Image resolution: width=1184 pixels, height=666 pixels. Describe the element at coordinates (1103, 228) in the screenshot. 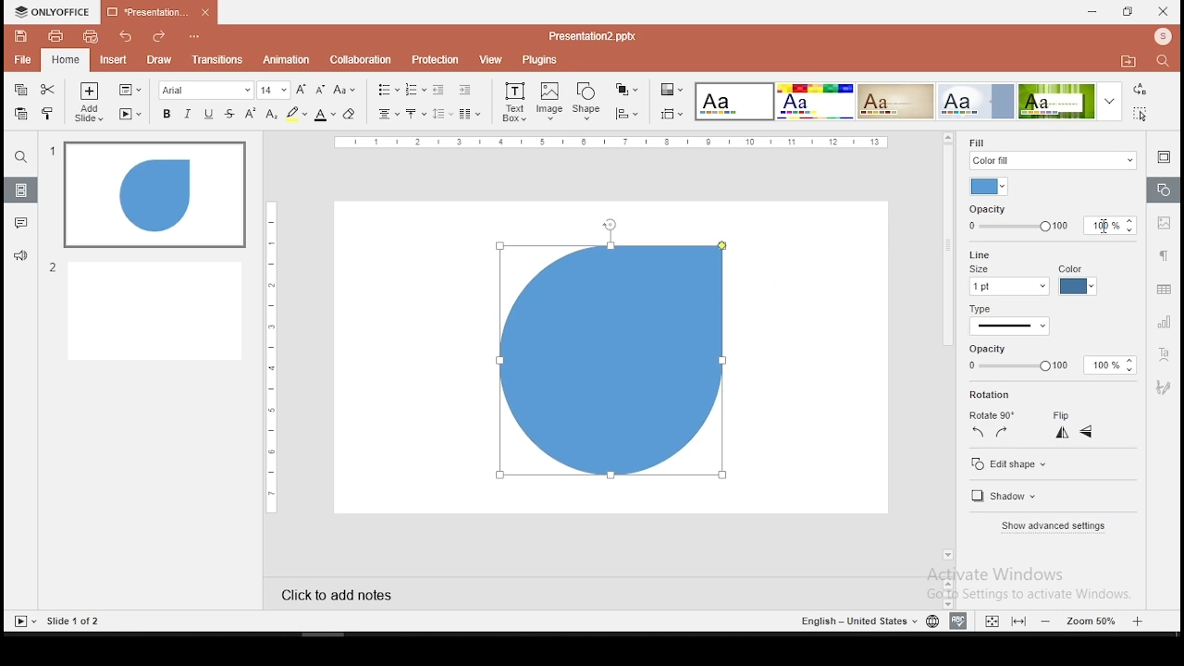

I see `mouse pointer` at that location.